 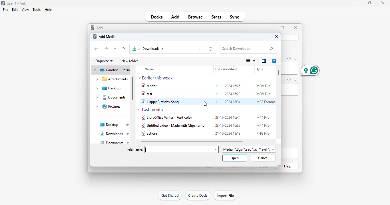 I want to click on cursor, so click(x=205, y=104).